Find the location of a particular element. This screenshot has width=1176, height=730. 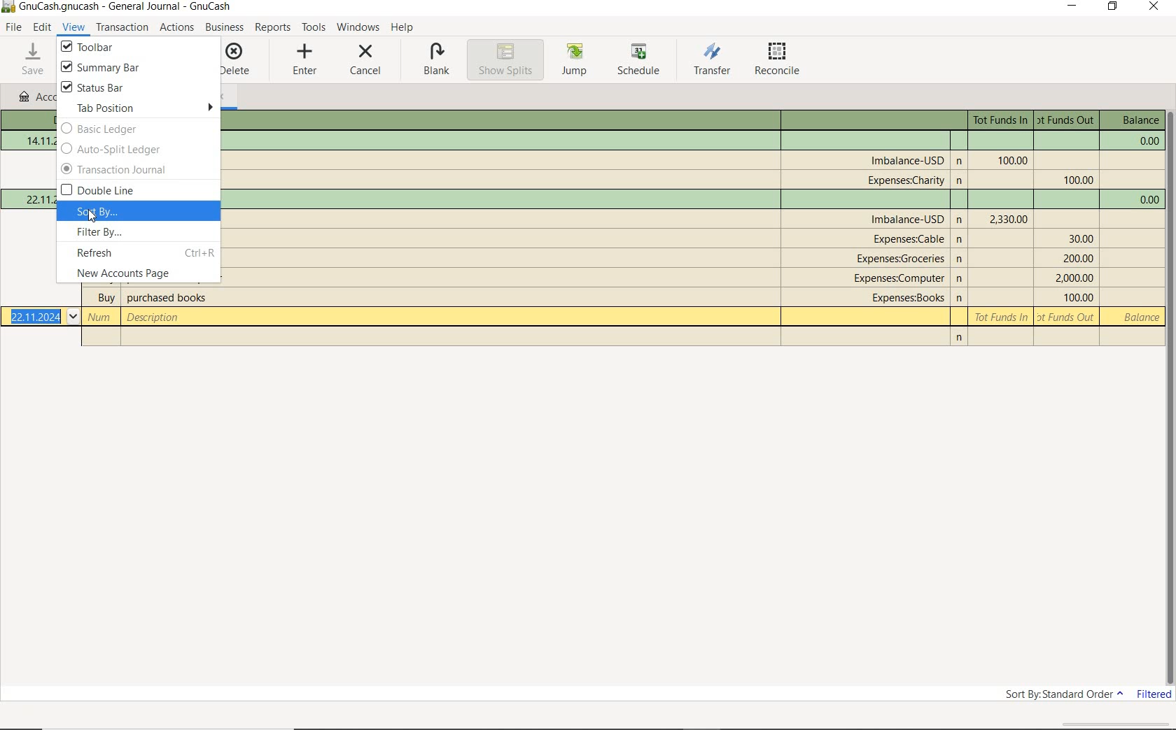

description is located at coordinates (155, 317).